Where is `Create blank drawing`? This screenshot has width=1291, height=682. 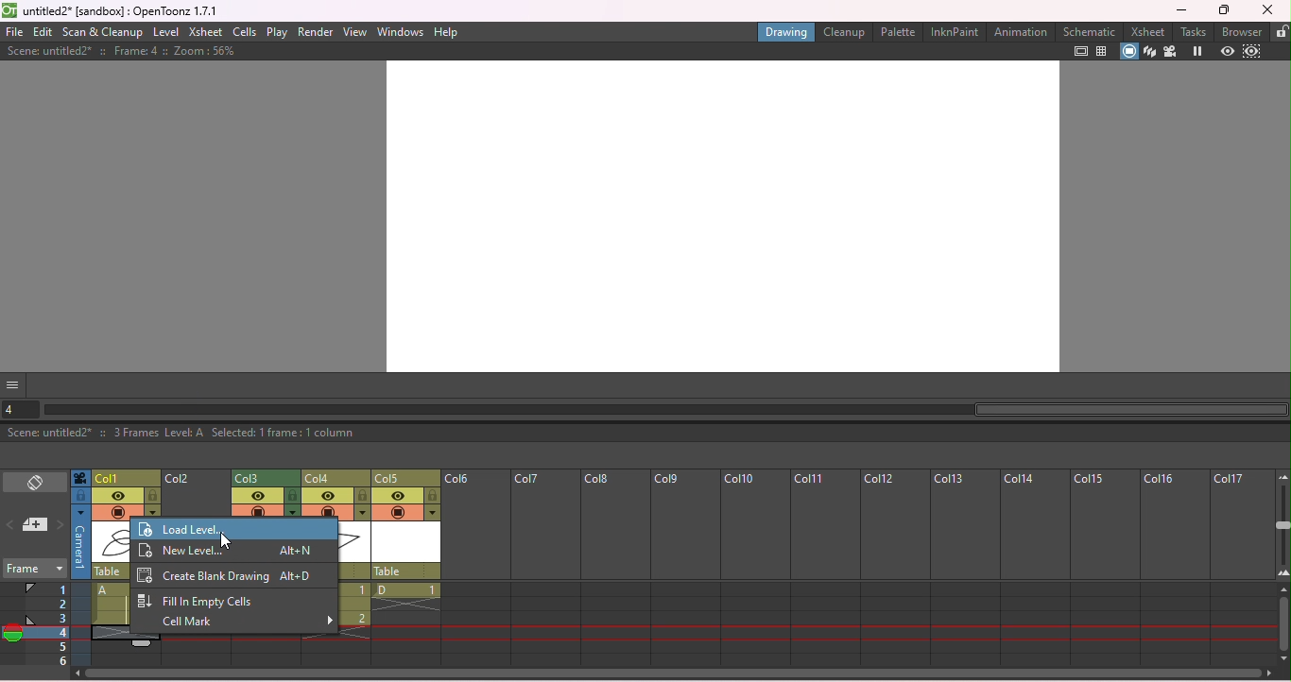 Create blank drawing is located at coordinates (232, 576).